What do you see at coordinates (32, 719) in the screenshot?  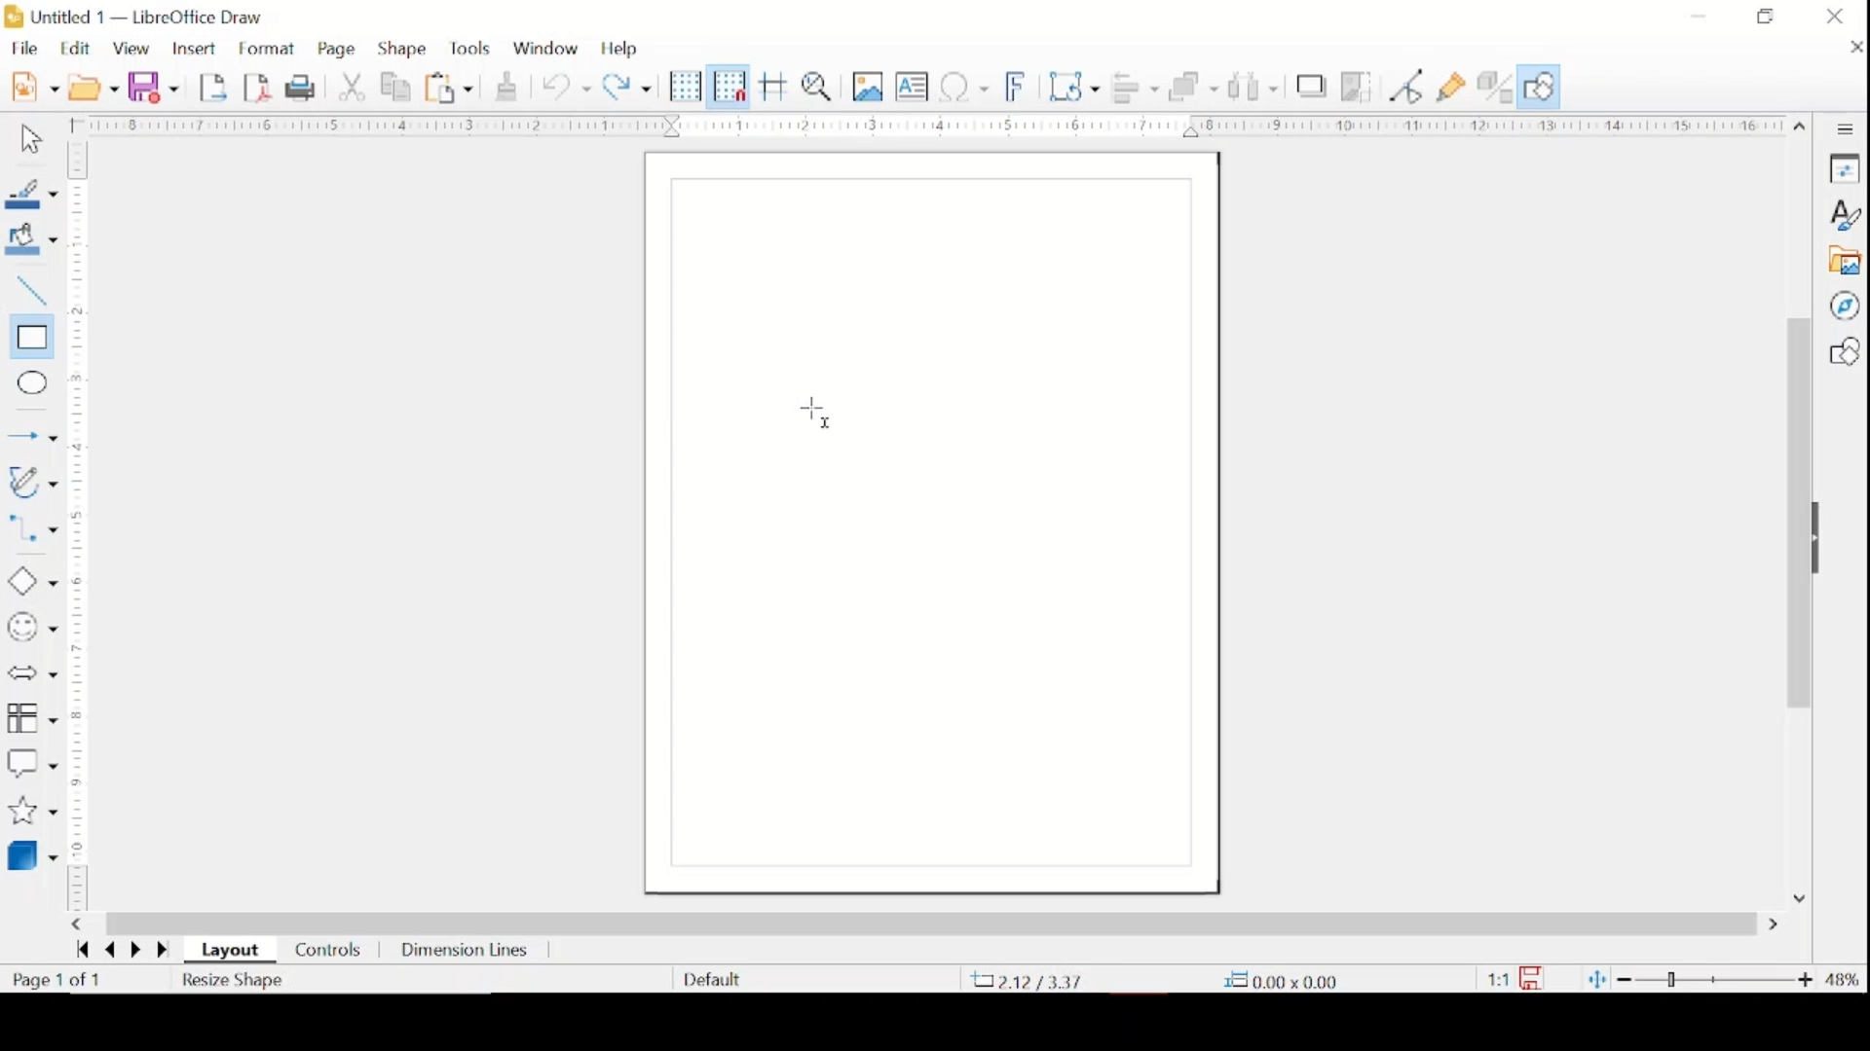 I see `flowchart` at bounding box center [32, 719].